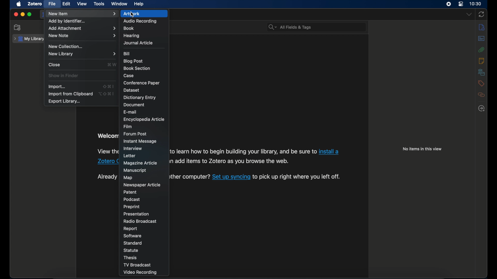 Image resolution: width=497 pixels, height=279 pixels. What do you see at coordinates (130, 156) in the screenshot?
I see `letter` at bounding box center [130, 156].